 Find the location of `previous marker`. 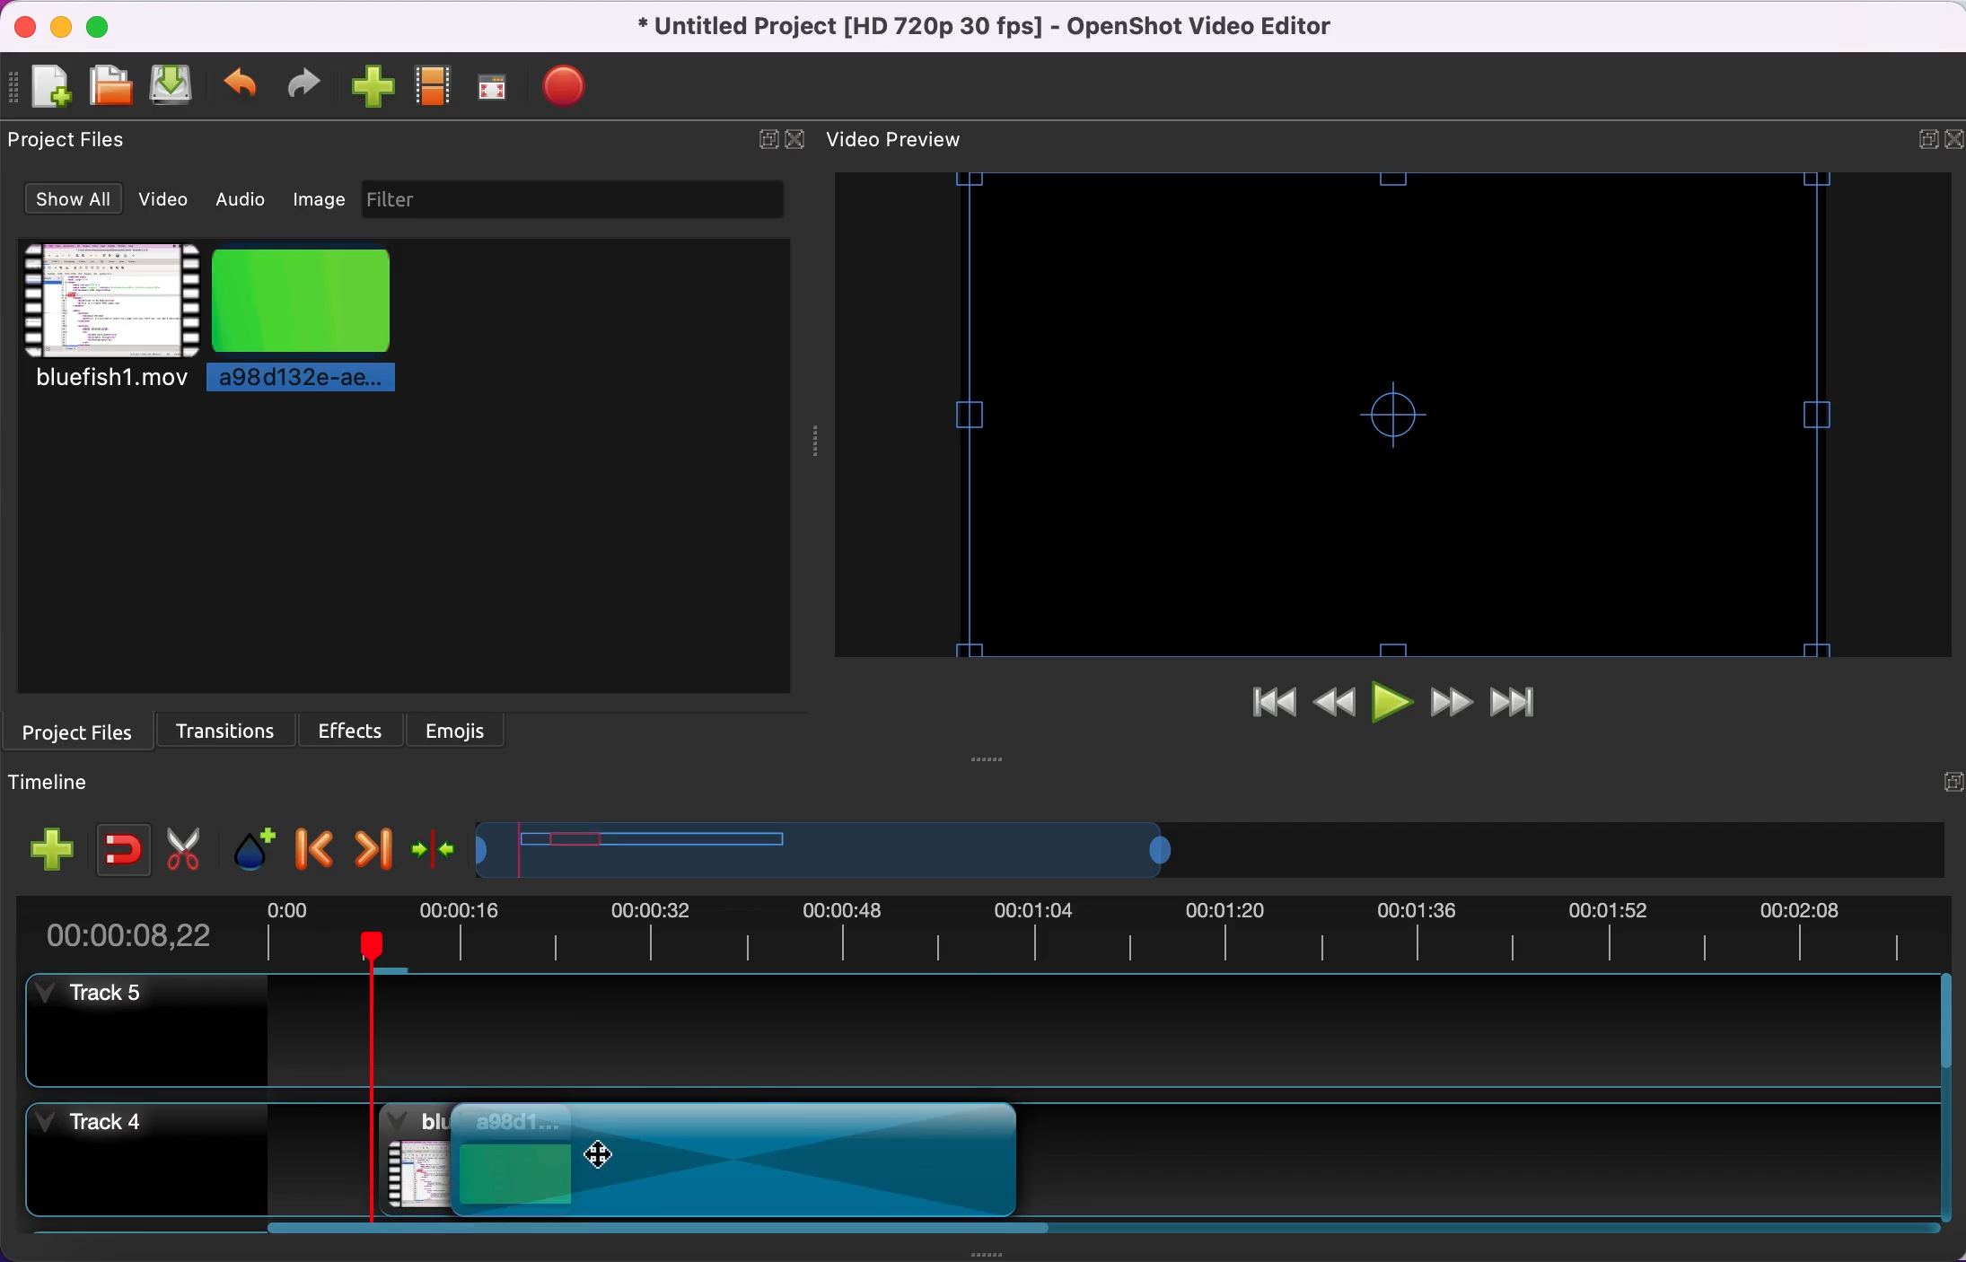

previous marker is located at coordinates (314, 846).